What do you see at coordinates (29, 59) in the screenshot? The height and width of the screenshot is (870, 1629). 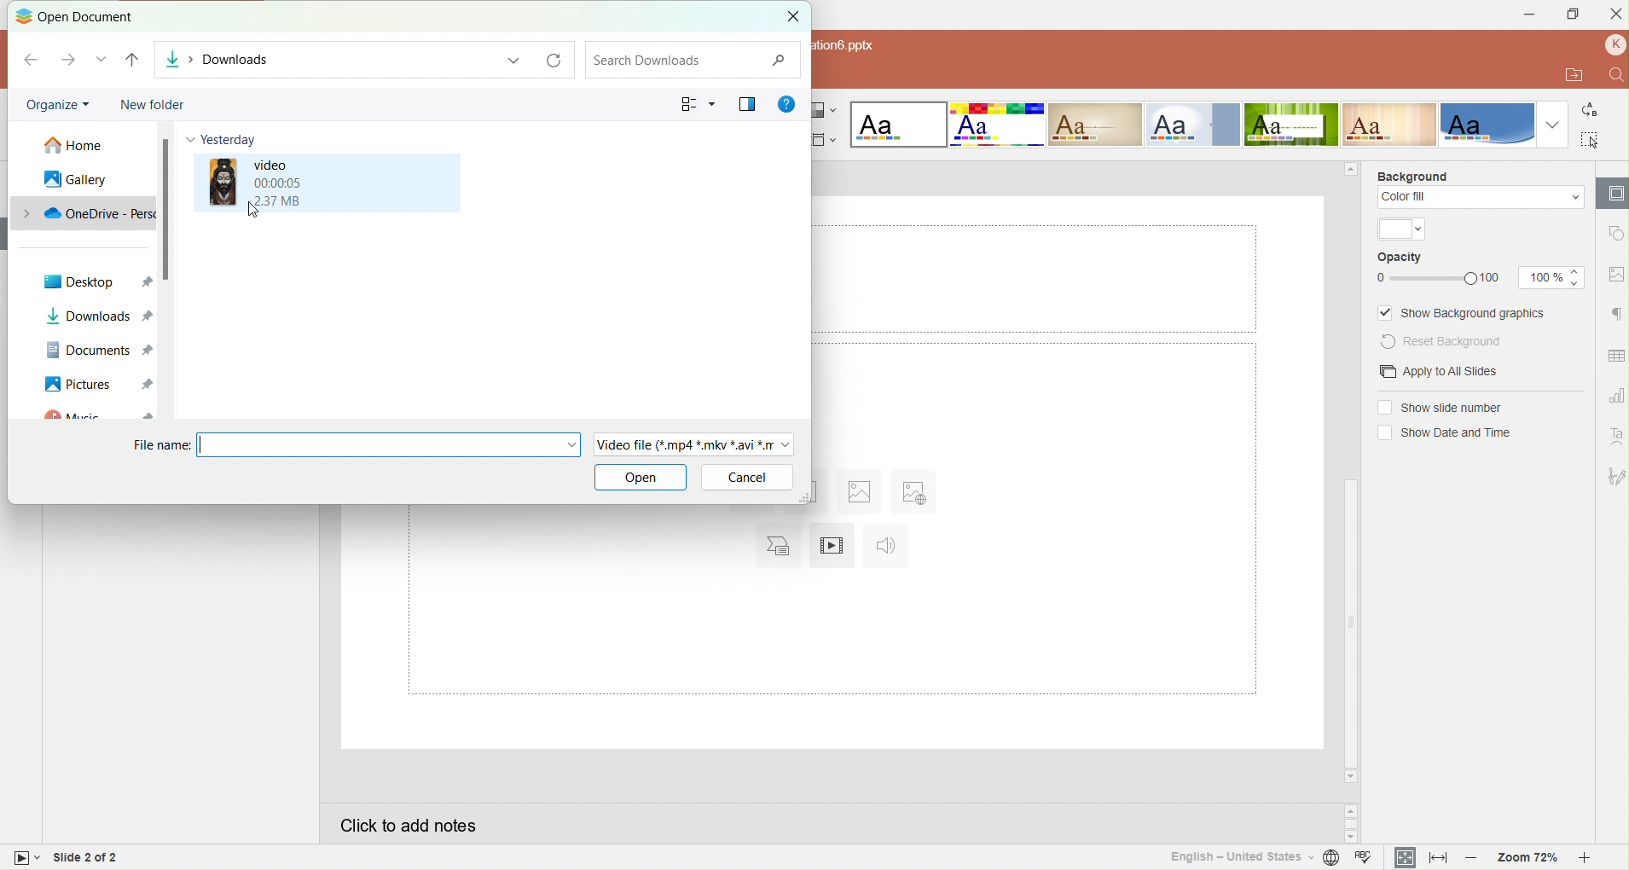 I see `Back` at bounding box center [29, 59].